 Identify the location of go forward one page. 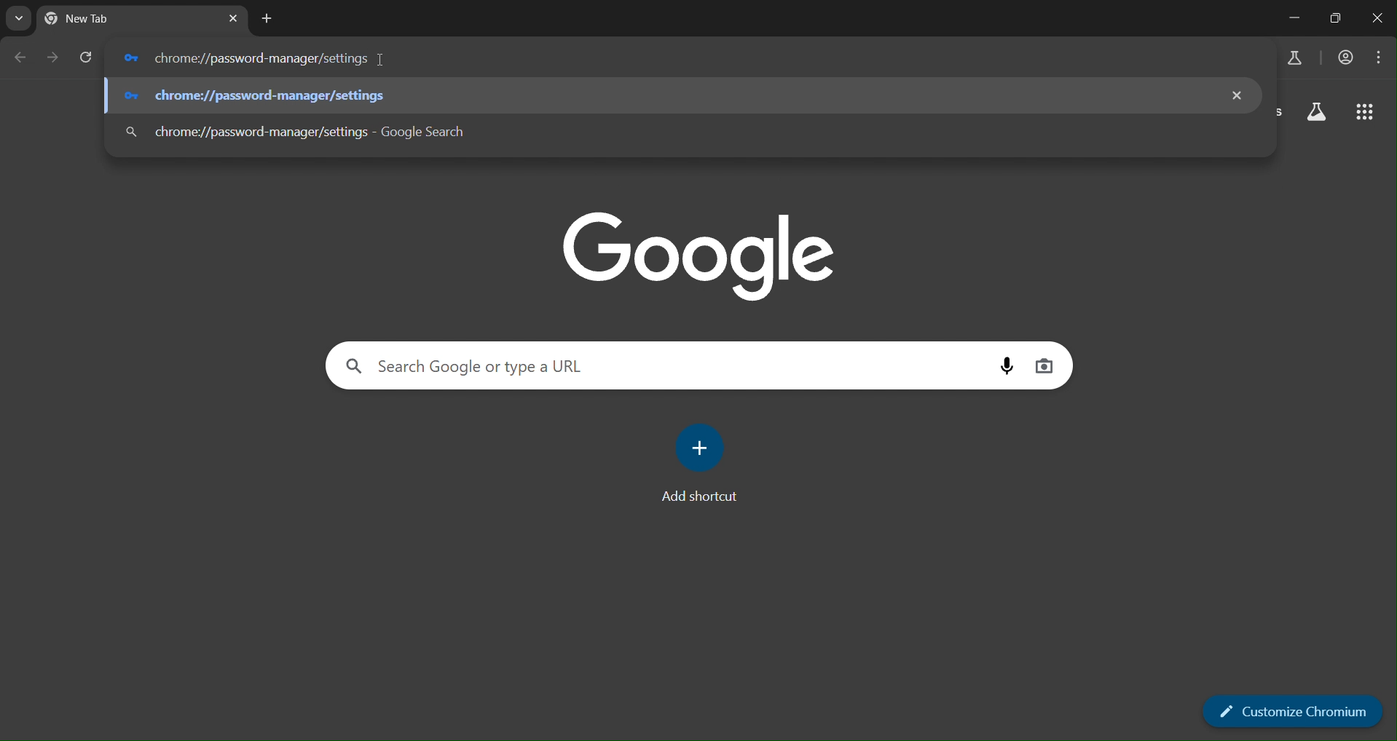
(54, 60).